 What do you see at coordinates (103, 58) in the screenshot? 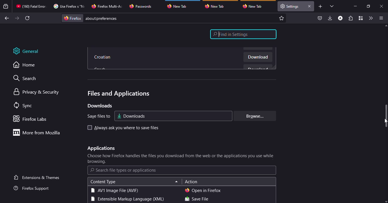
I see `croatian` at bounding box center [103, 58].